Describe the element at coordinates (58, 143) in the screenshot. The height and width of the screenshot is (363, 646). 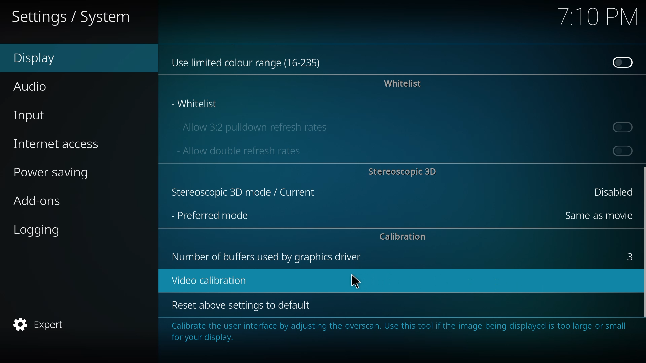
I see `internet access` at that location.